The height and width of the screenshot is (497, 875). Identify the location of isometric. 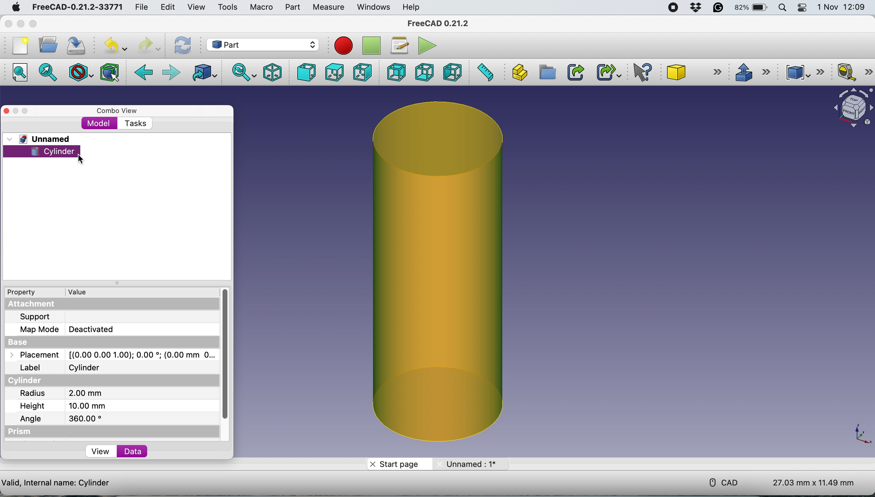
(272, 72).